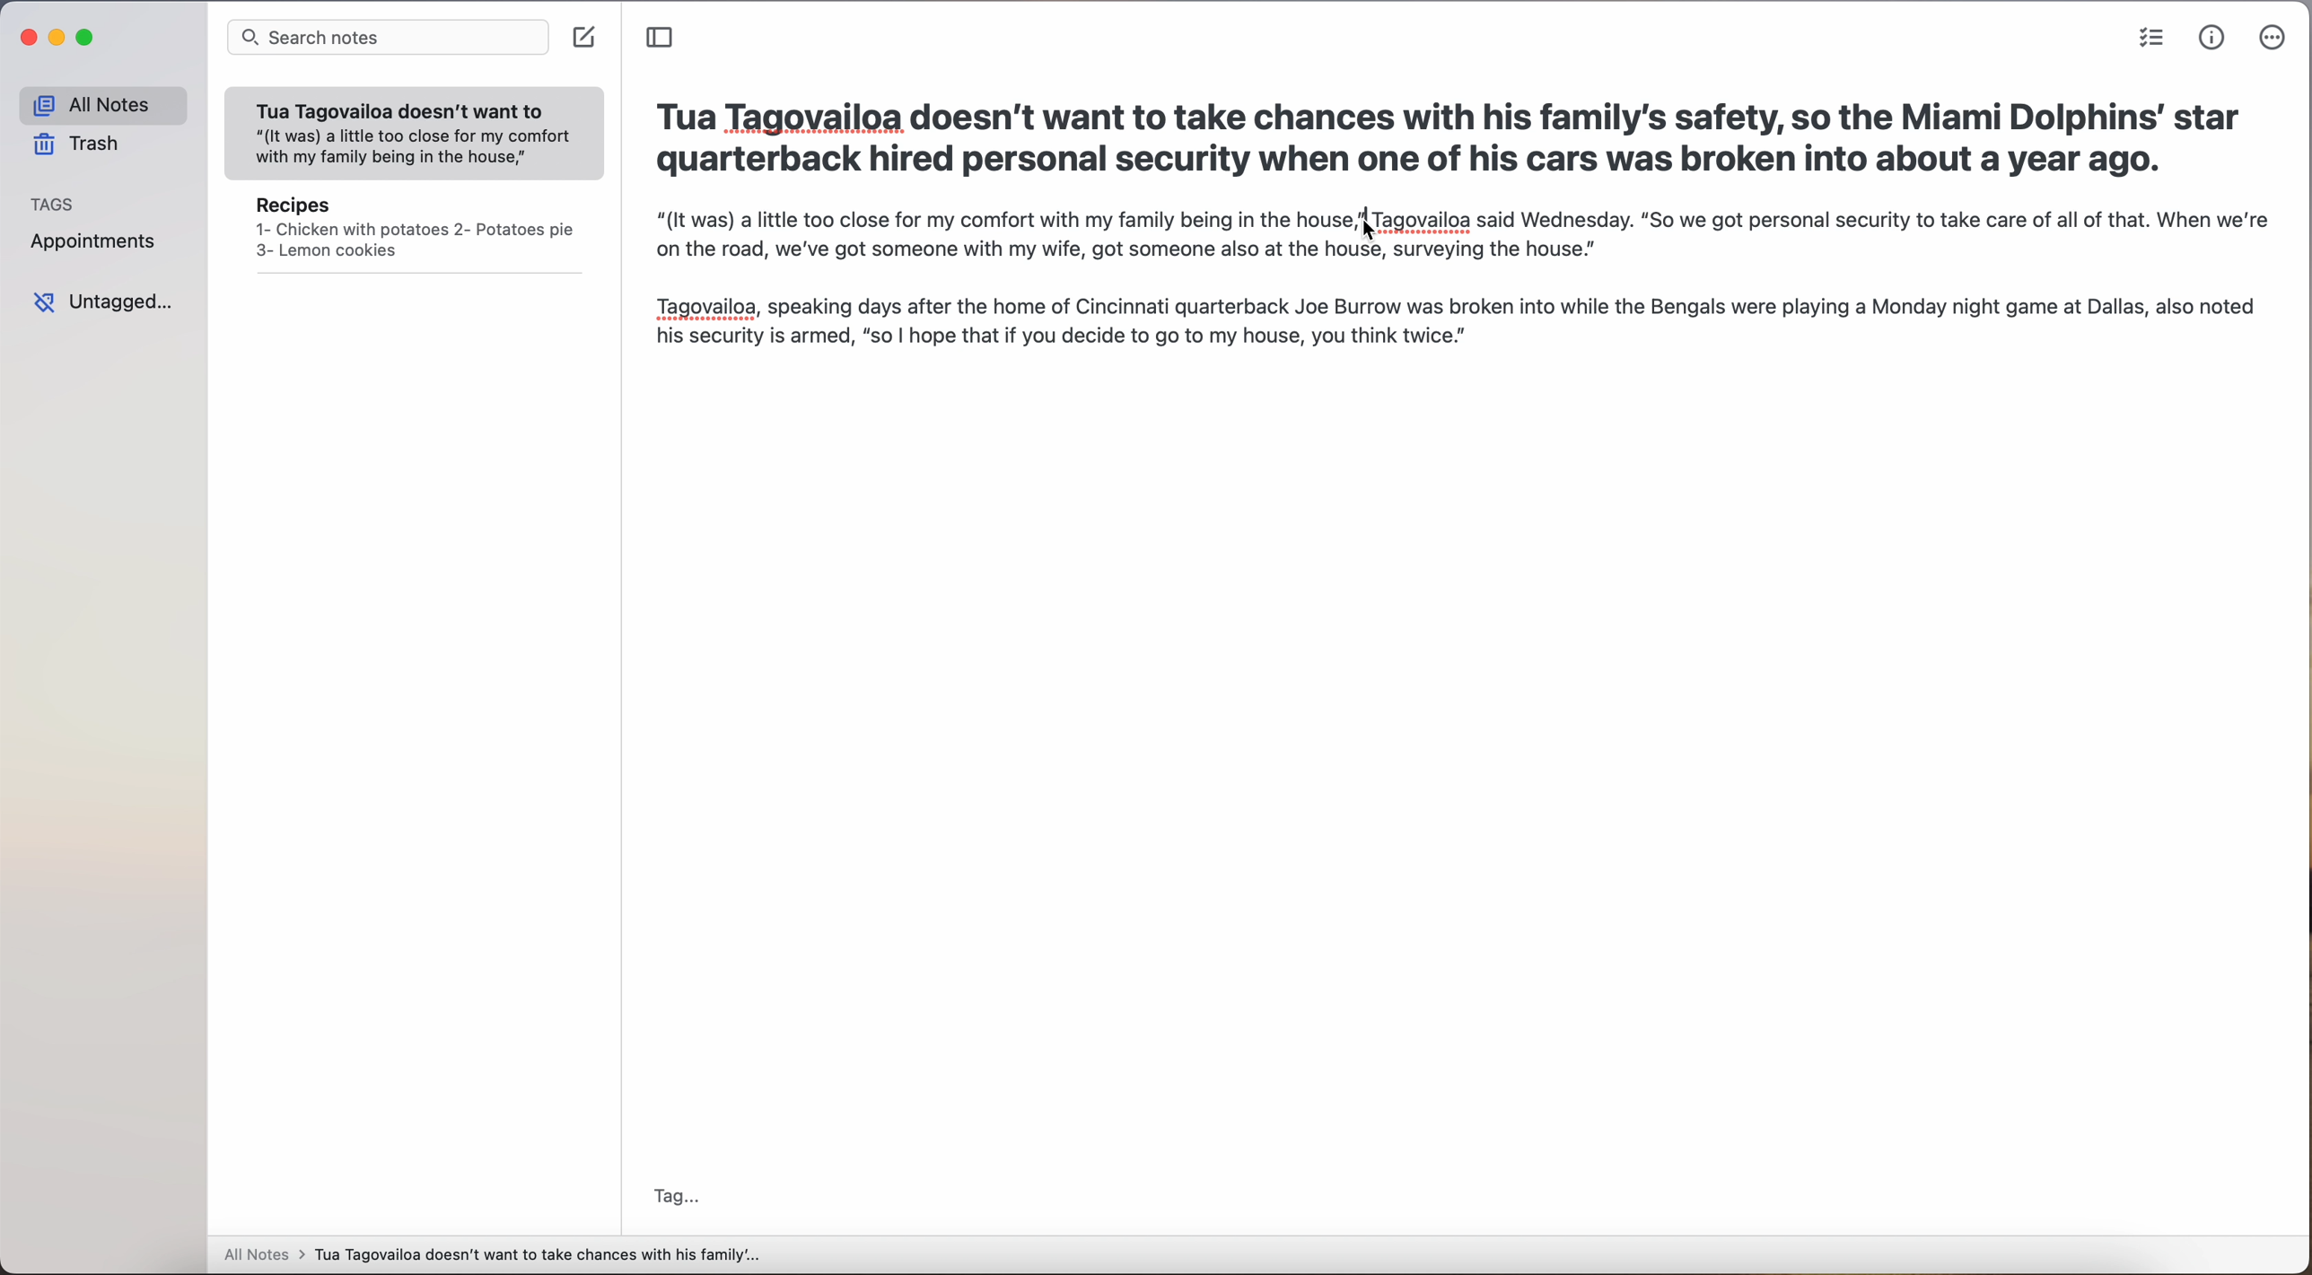 The image size is (2312, 1275). What do you see at coordinates (678, 1198) in the screenshot?
I see `tag` at bounding box center [678, 1198].